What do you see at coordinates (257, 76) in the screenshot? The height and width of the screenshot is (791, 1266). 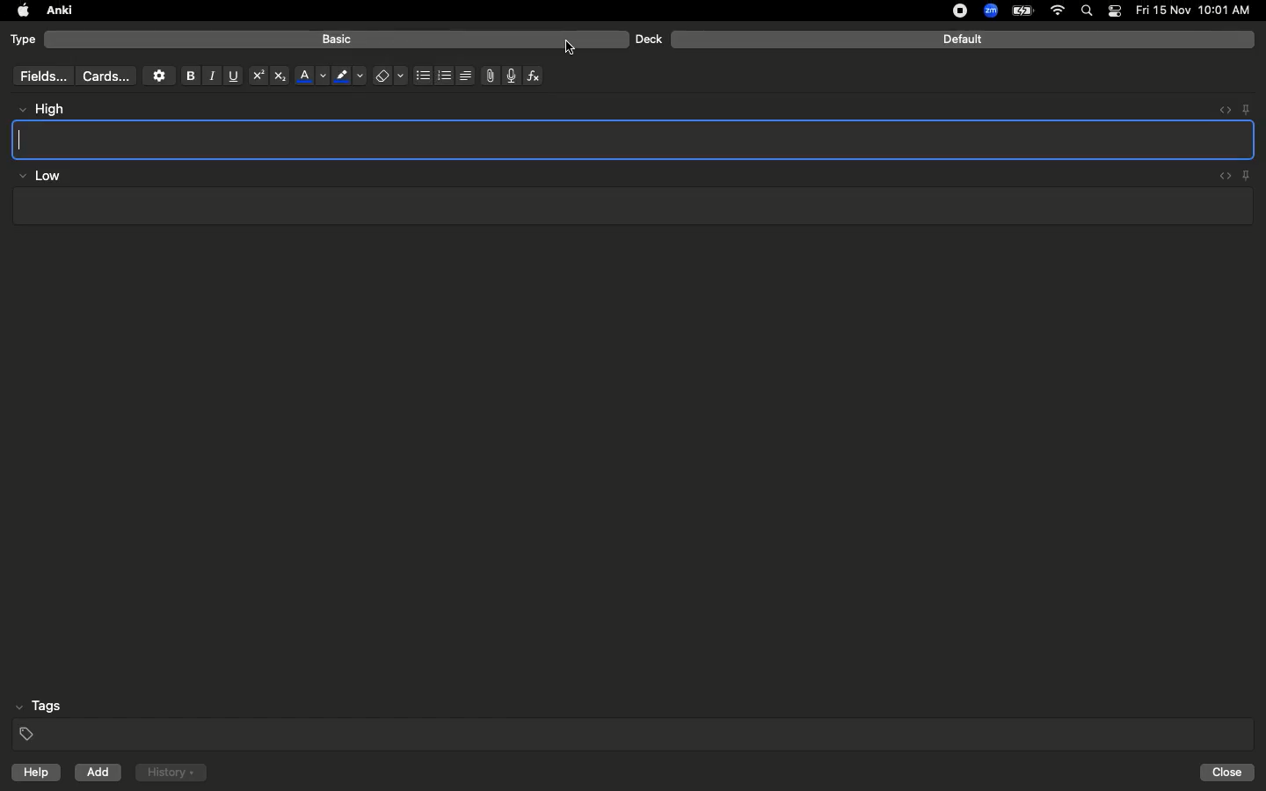 I see `Superscript` at bounding box center [257, 76].